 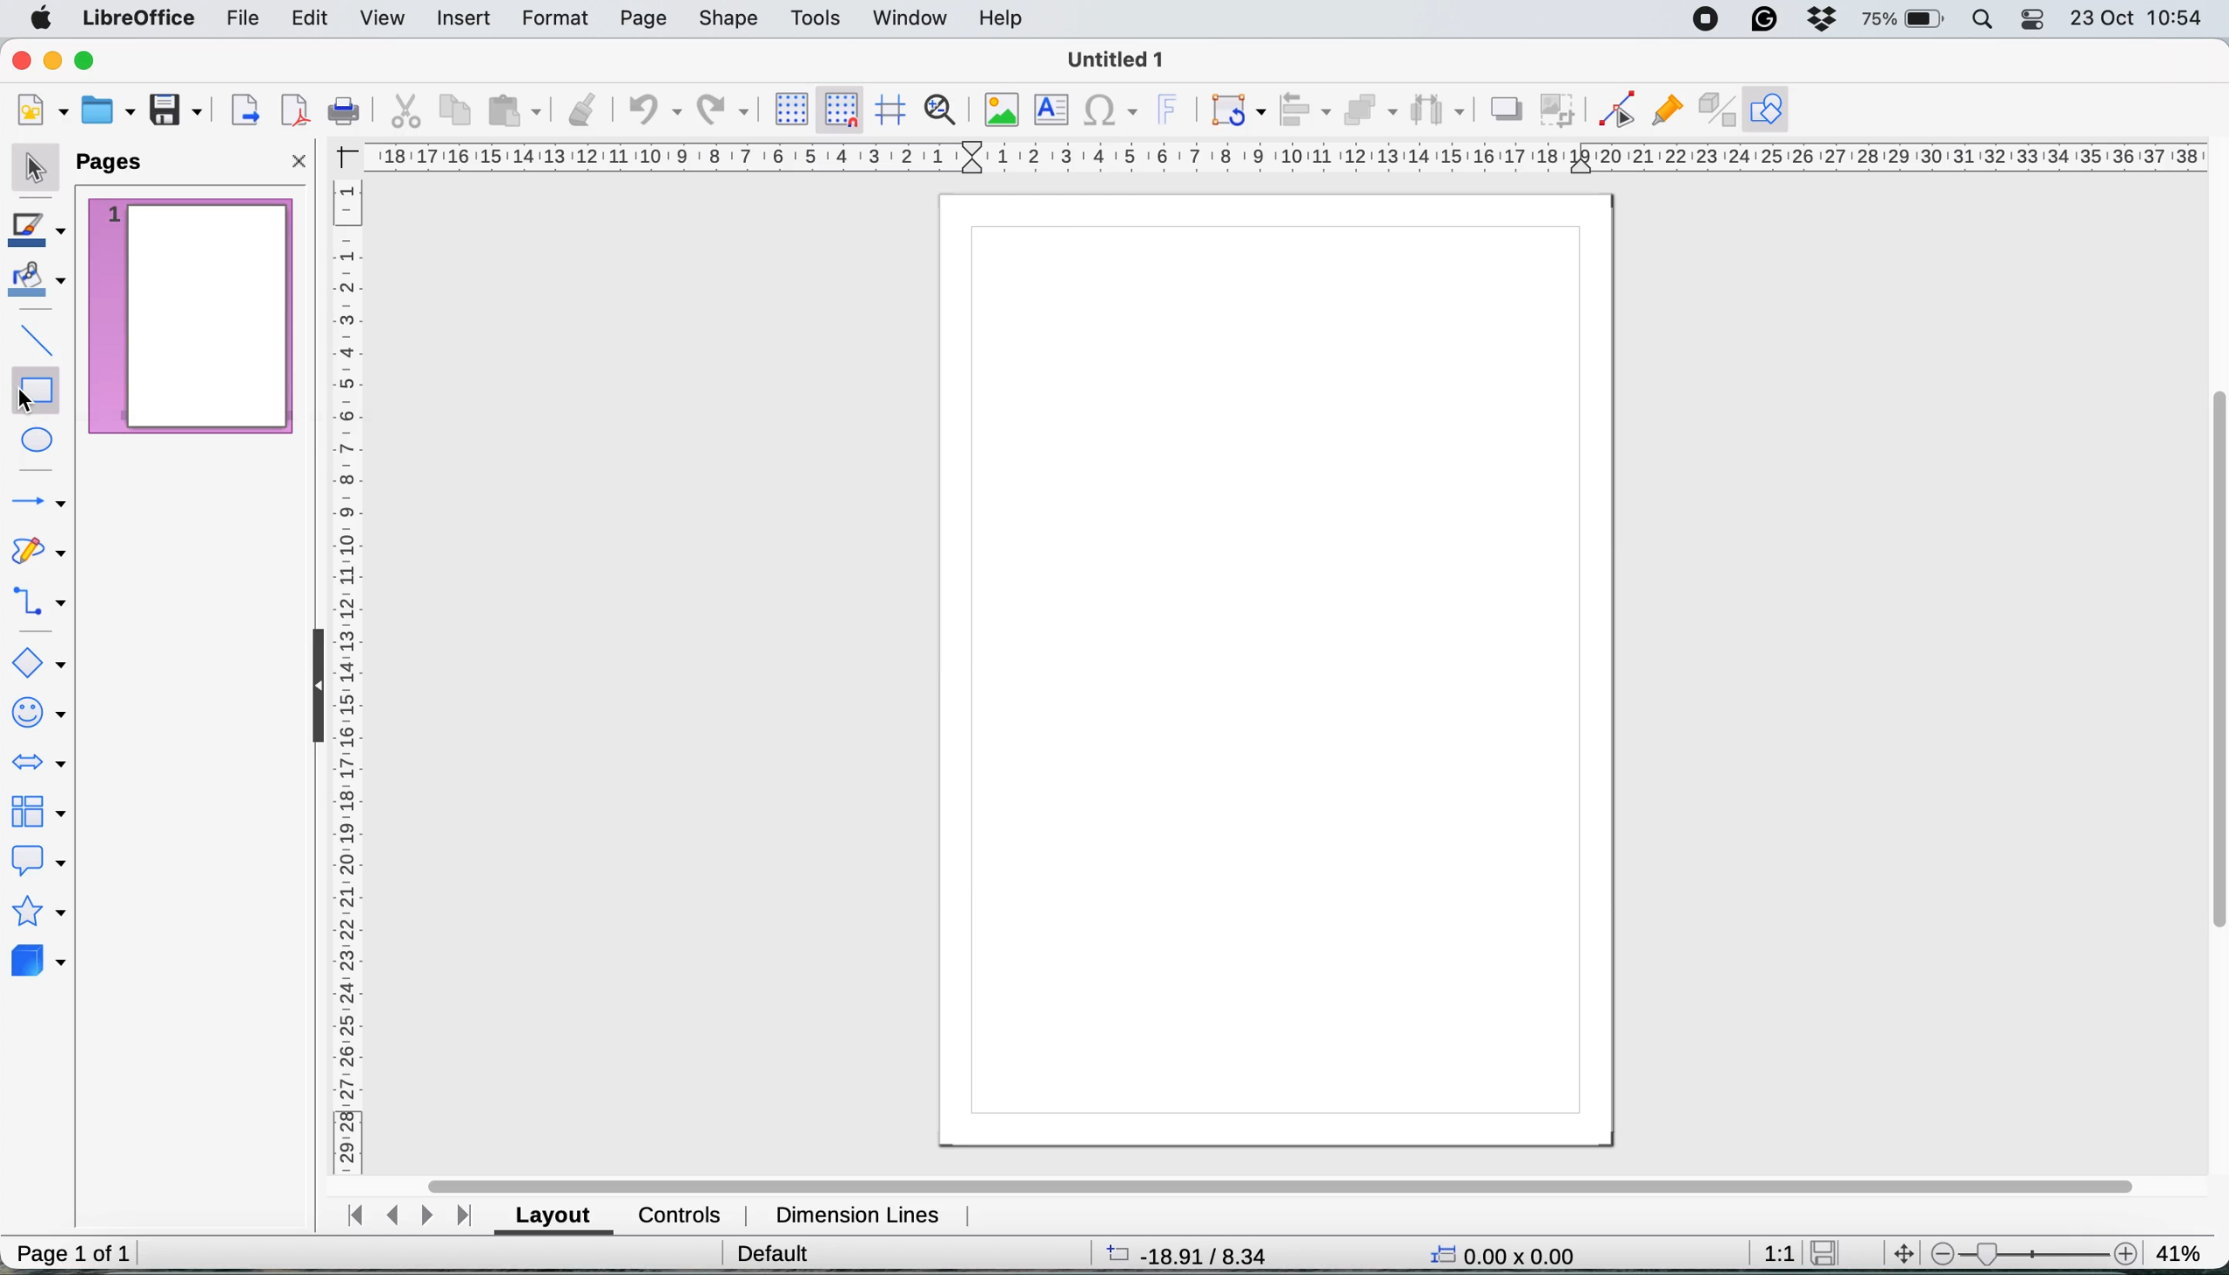 What do you see at coordinates (892, 112) in the screenshot?
I see `helplines when moving` at bounding box center [892, 112].